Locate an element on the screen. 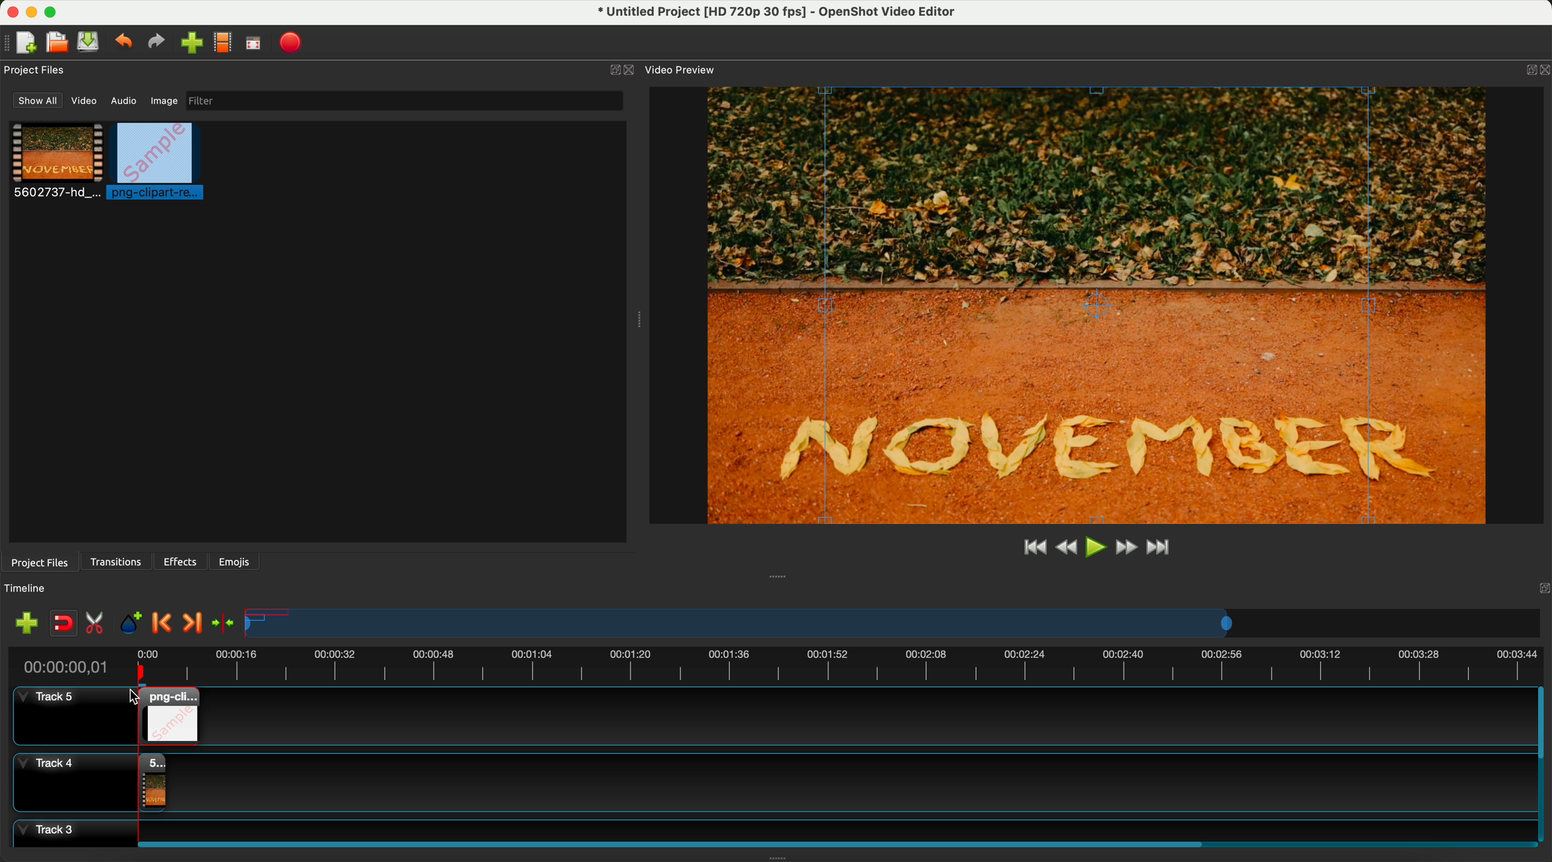 This screenshot has width=1552, height=862. image is located at coordinates (162, 102).